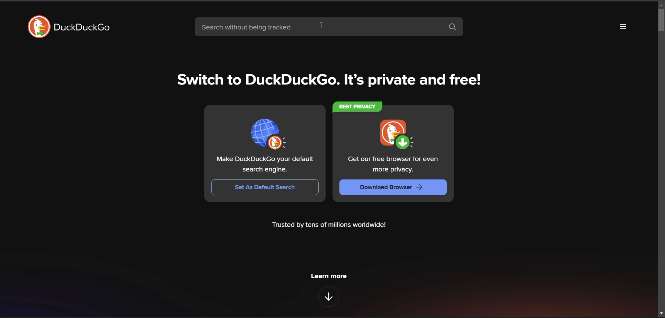  I want to click on DuckDuckGo Logo, so click(38, 27).